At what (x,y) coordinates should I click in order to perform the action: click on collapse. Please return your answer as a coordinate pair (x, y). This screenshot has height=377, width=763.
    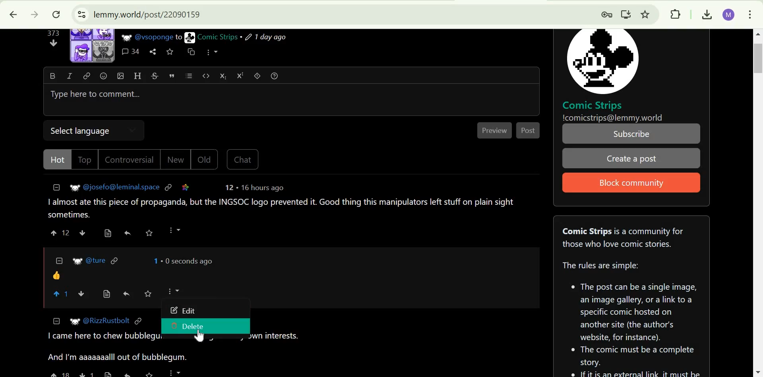
    Looking at the image, I should click on (57, 187).